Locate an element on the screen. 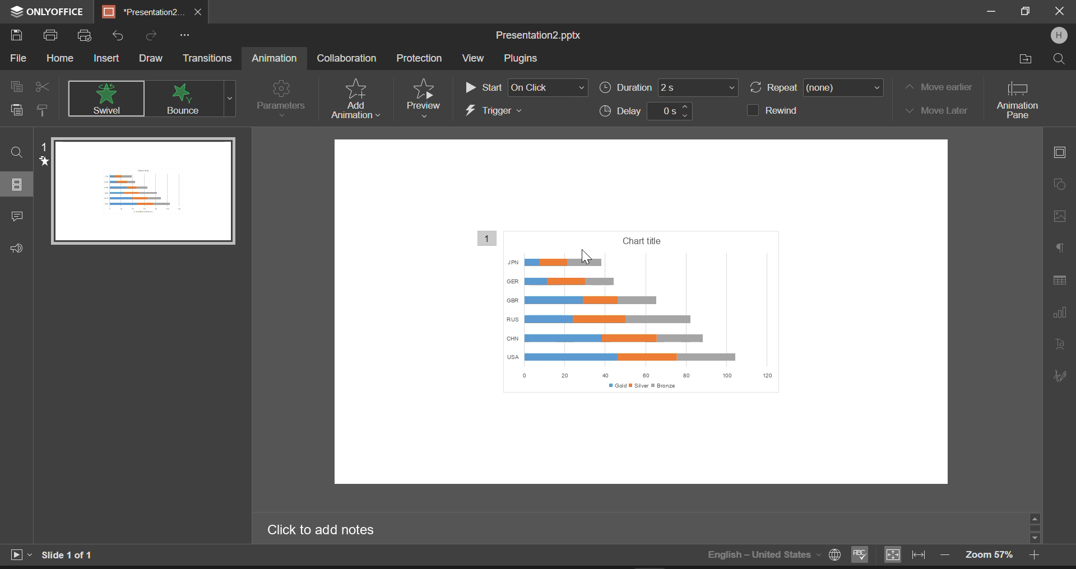 Image resolution: width=1076 pixels, height=569 pixels. Duration is located at coordinates (670, 90).